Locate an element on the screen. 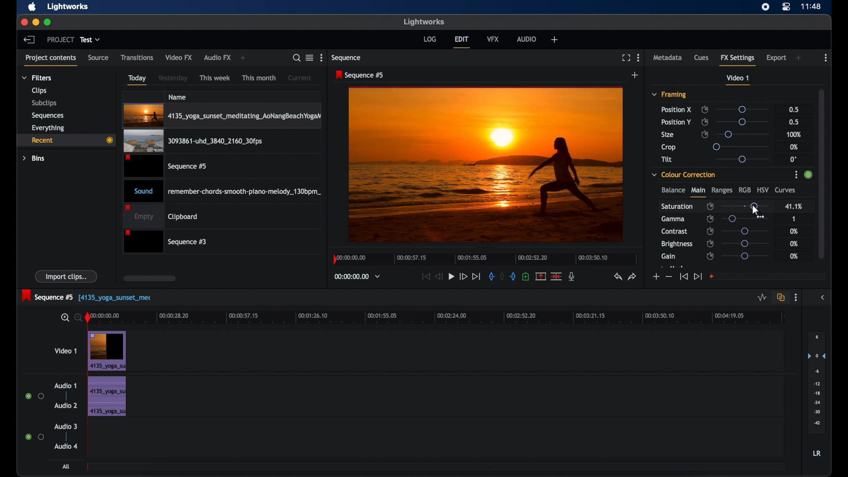 Image resolution: width=848 pixels, height=477 pixels. slider is located at coordinates (745, 243).